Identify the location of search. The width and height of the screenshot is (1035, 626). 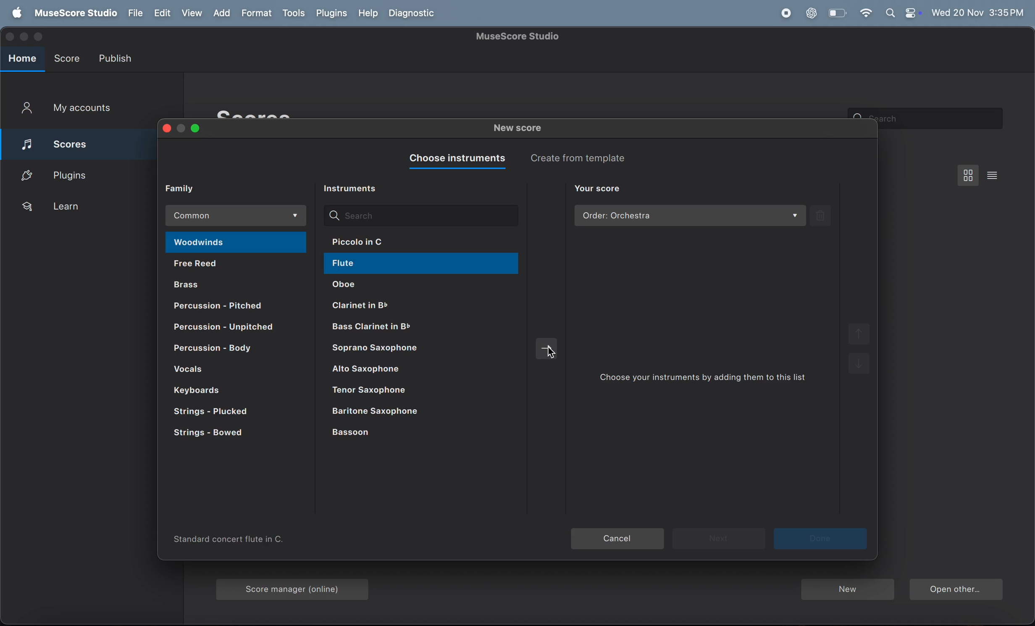
(420, 215).